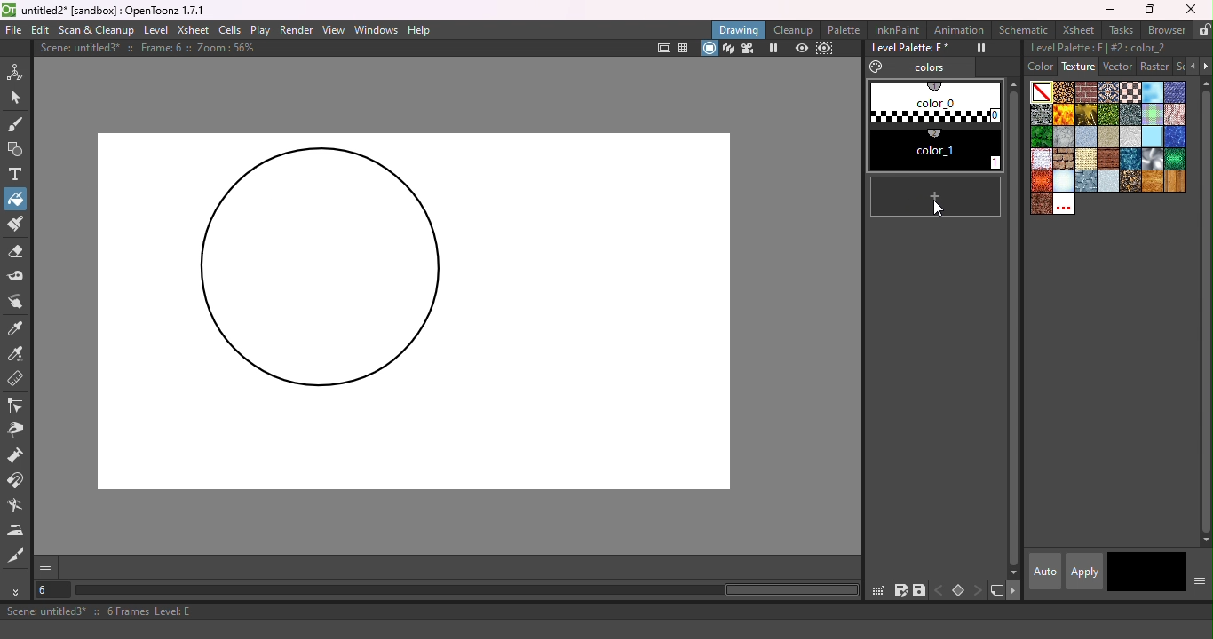  I want to click on Render, so click(298, 30).